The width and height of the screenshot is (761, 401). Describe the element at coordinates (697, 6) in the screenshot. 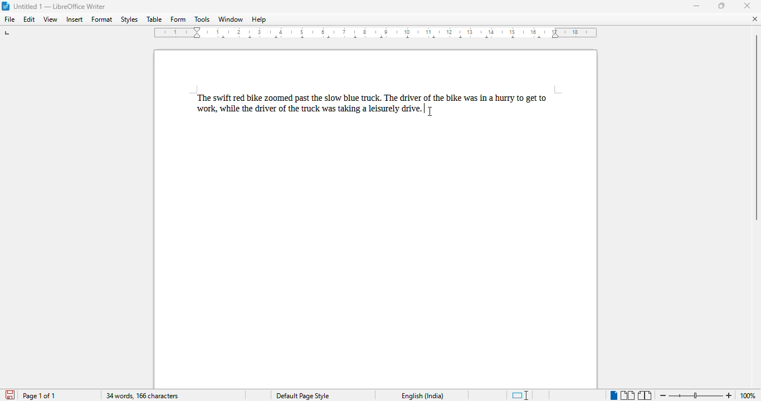

I see `minimize` at that location.